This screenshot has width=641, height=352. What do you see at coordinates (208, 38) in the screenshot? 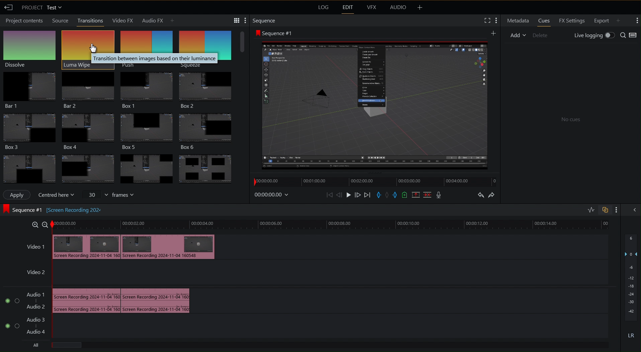
I see `Sequence` at bounding box center [208, 38].